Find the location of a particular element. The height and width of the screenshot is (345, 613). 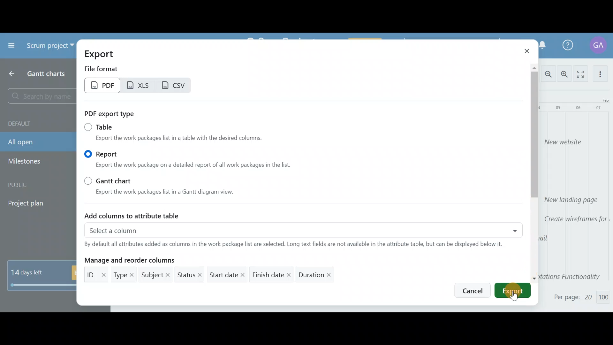

Help is located at coordinates (569, 44).